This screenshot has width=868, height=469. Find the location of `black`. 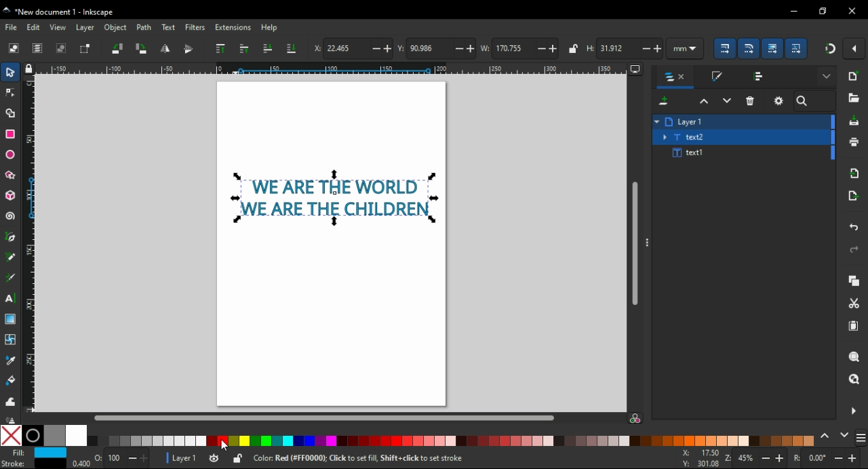

black is located at coordinates (33, 435).